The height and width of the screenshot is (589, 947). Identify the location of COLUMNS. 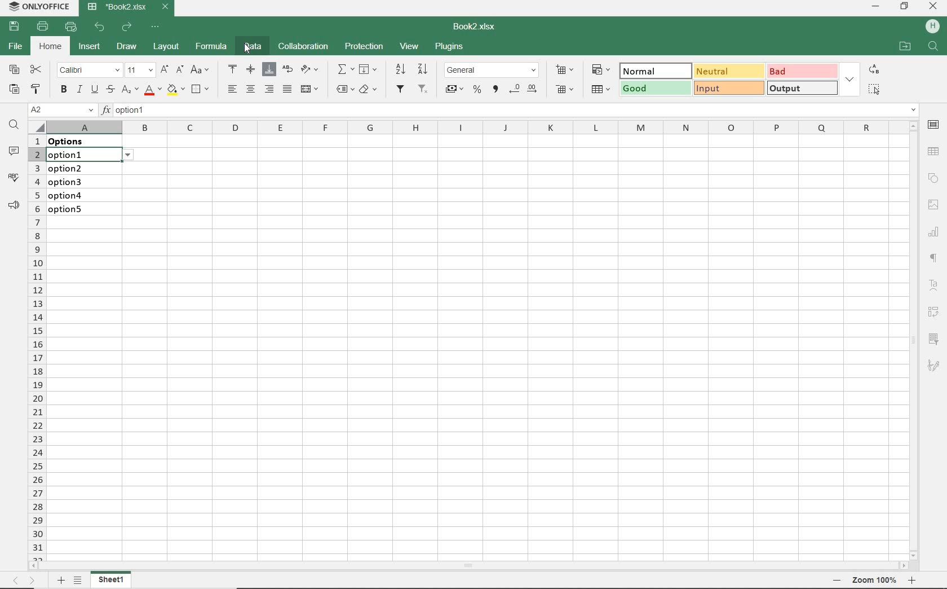
(475, 126).